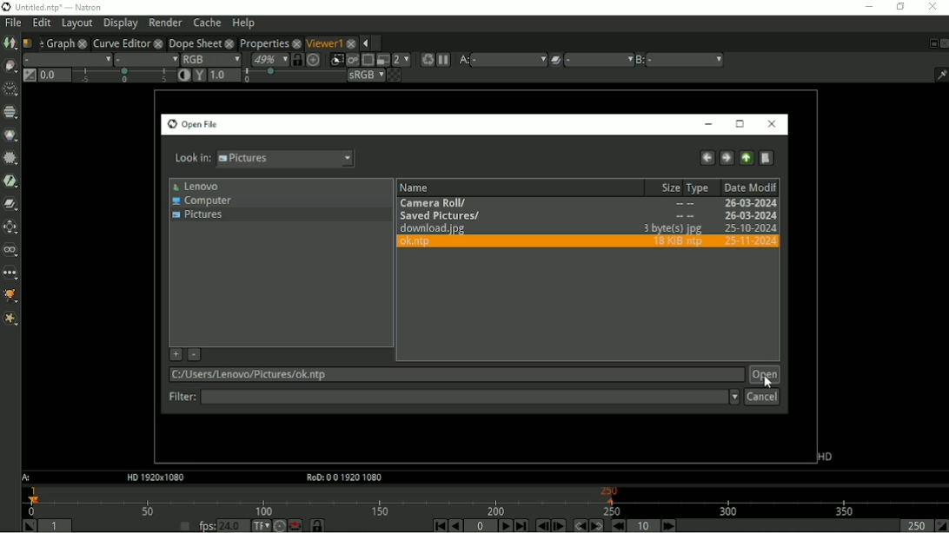 This screenshot has width=949, height=533. I want to click on Transform, so click(12, 227).